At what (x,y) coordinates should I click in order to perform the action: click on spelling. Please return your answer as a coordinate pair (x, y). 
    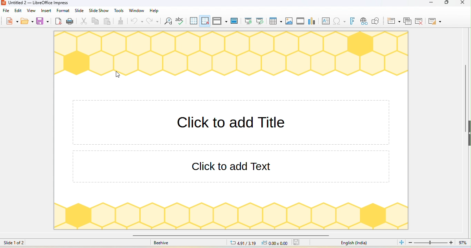
    Looking at the image, I should click on (180, 21).